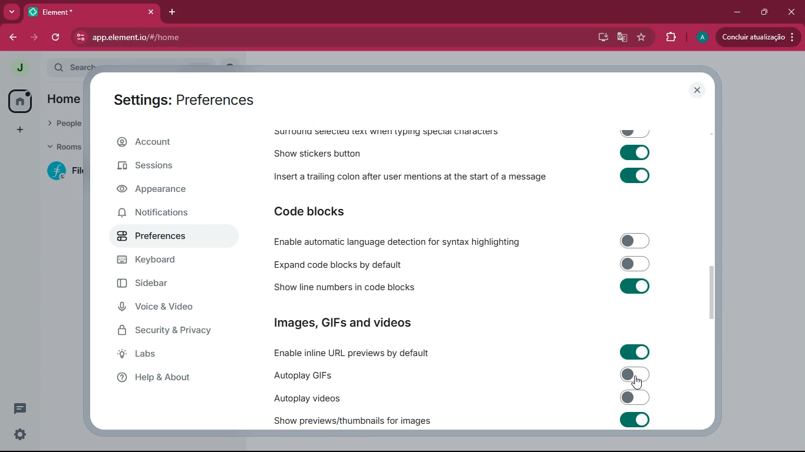 This screenshot has height=452, width=805. Describe the element at coordinates (167, 285) in the screenshot. I see `sidebar ` at that location.